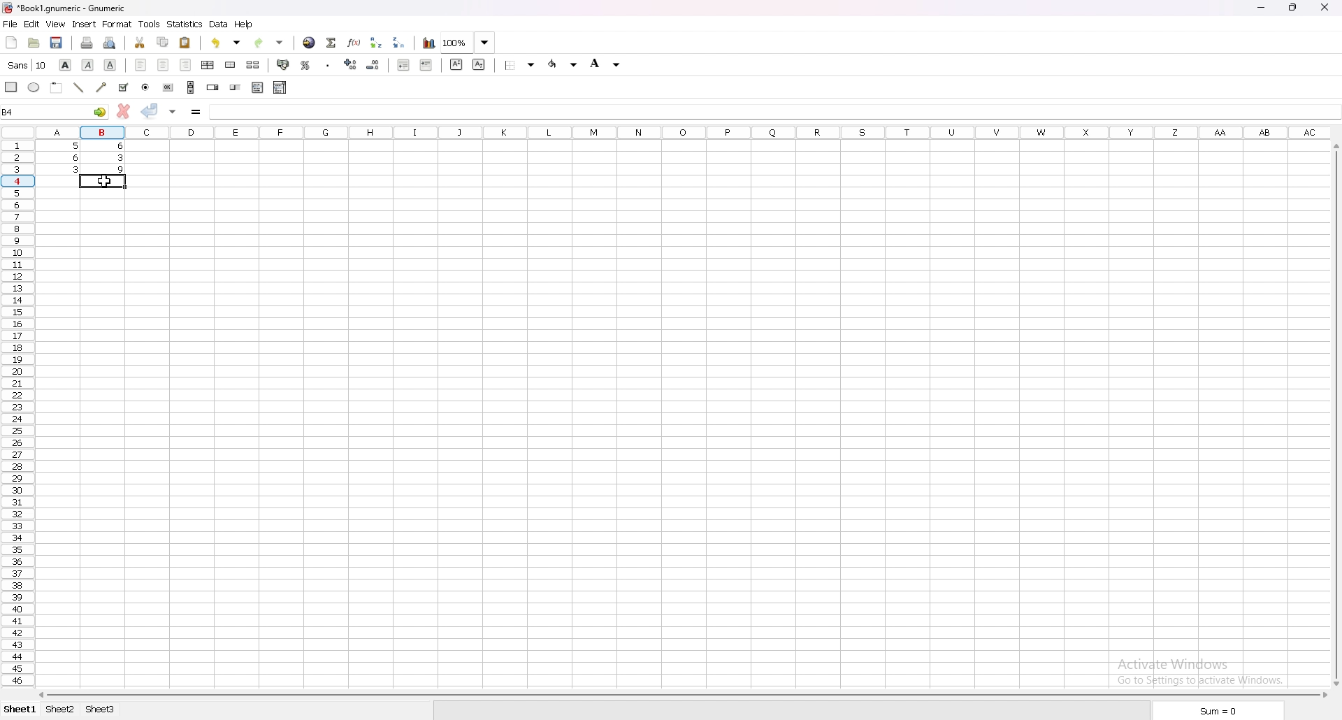 This screenshot has width=1342, height=720. I want to click on resize, so click(1292, 8).